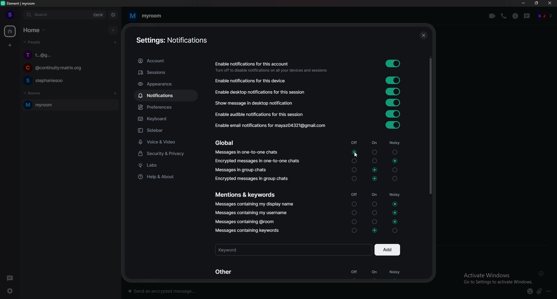 The image size is (557, 299). Describe the element at coordinates (252, 179) in the screenshot. I see `Encrypted messages in group chats` at that location.